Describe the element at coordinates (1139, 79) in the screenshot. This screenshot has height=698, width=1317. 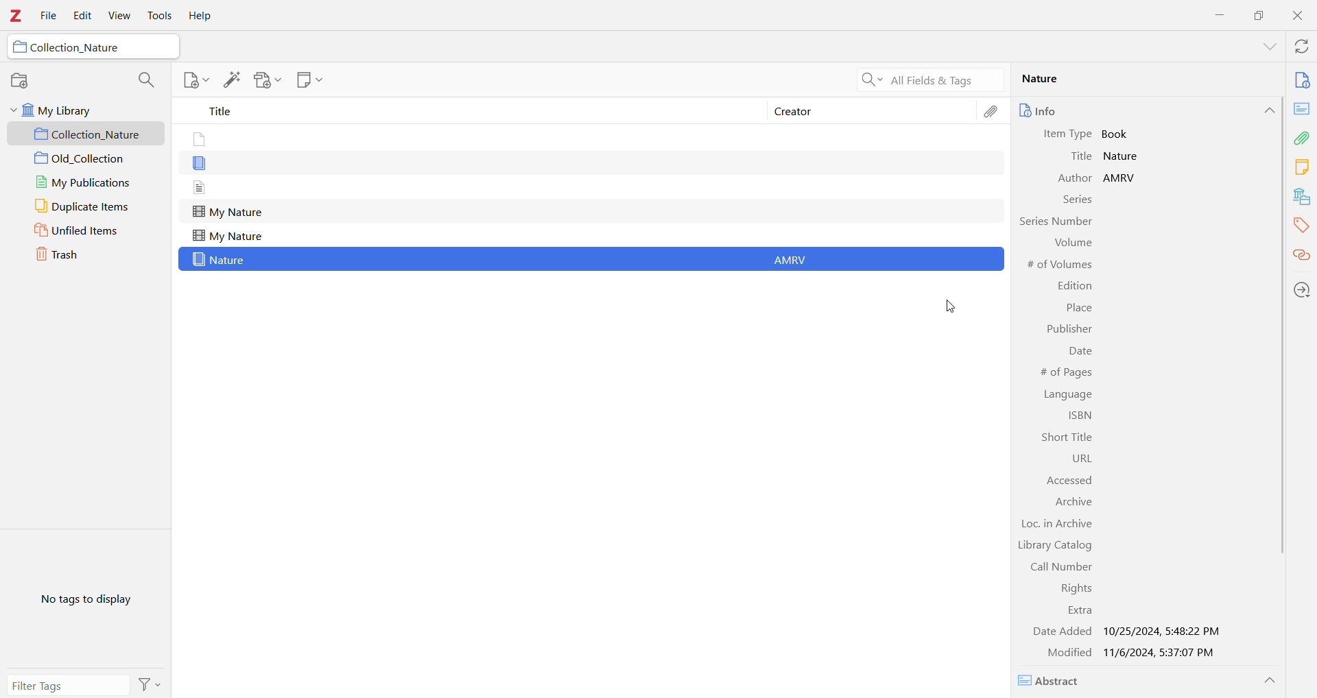
I see `Nature` at that location.